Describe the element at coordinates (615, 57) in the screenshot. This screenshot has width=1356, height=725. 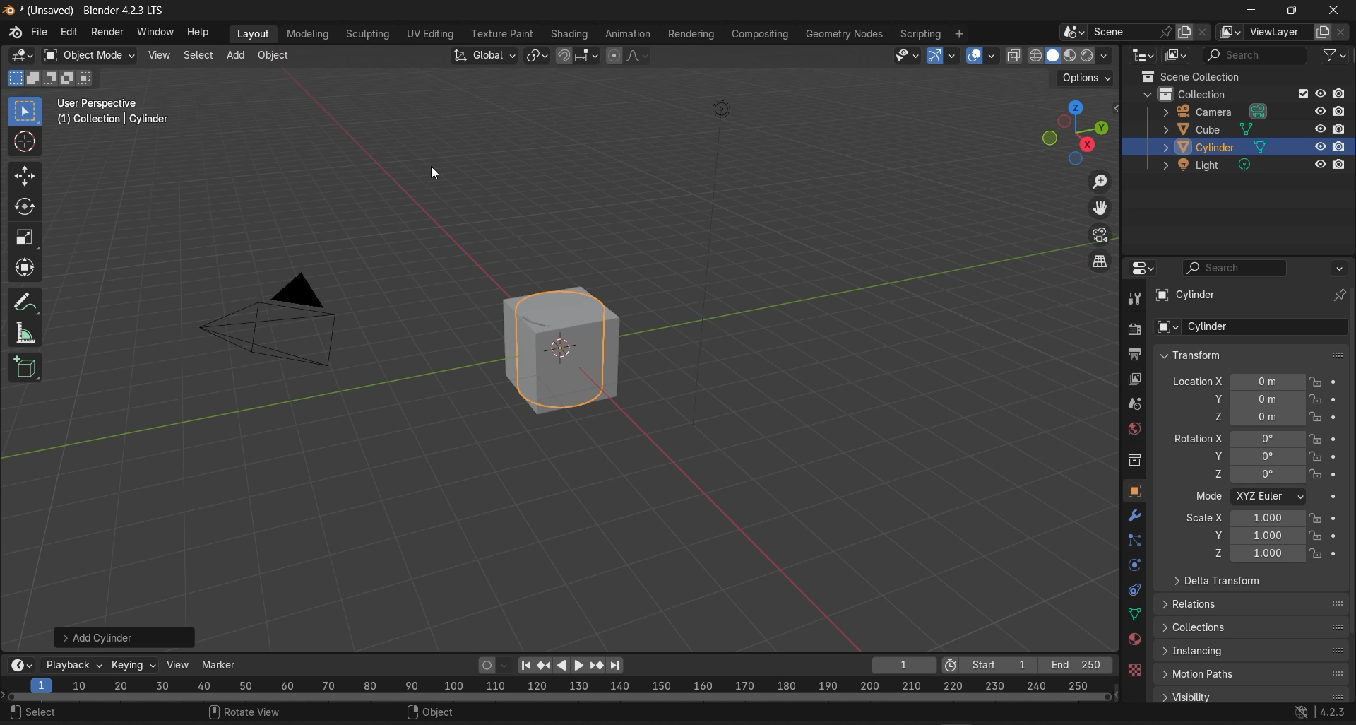
I see `proportional editing objects` at that location.